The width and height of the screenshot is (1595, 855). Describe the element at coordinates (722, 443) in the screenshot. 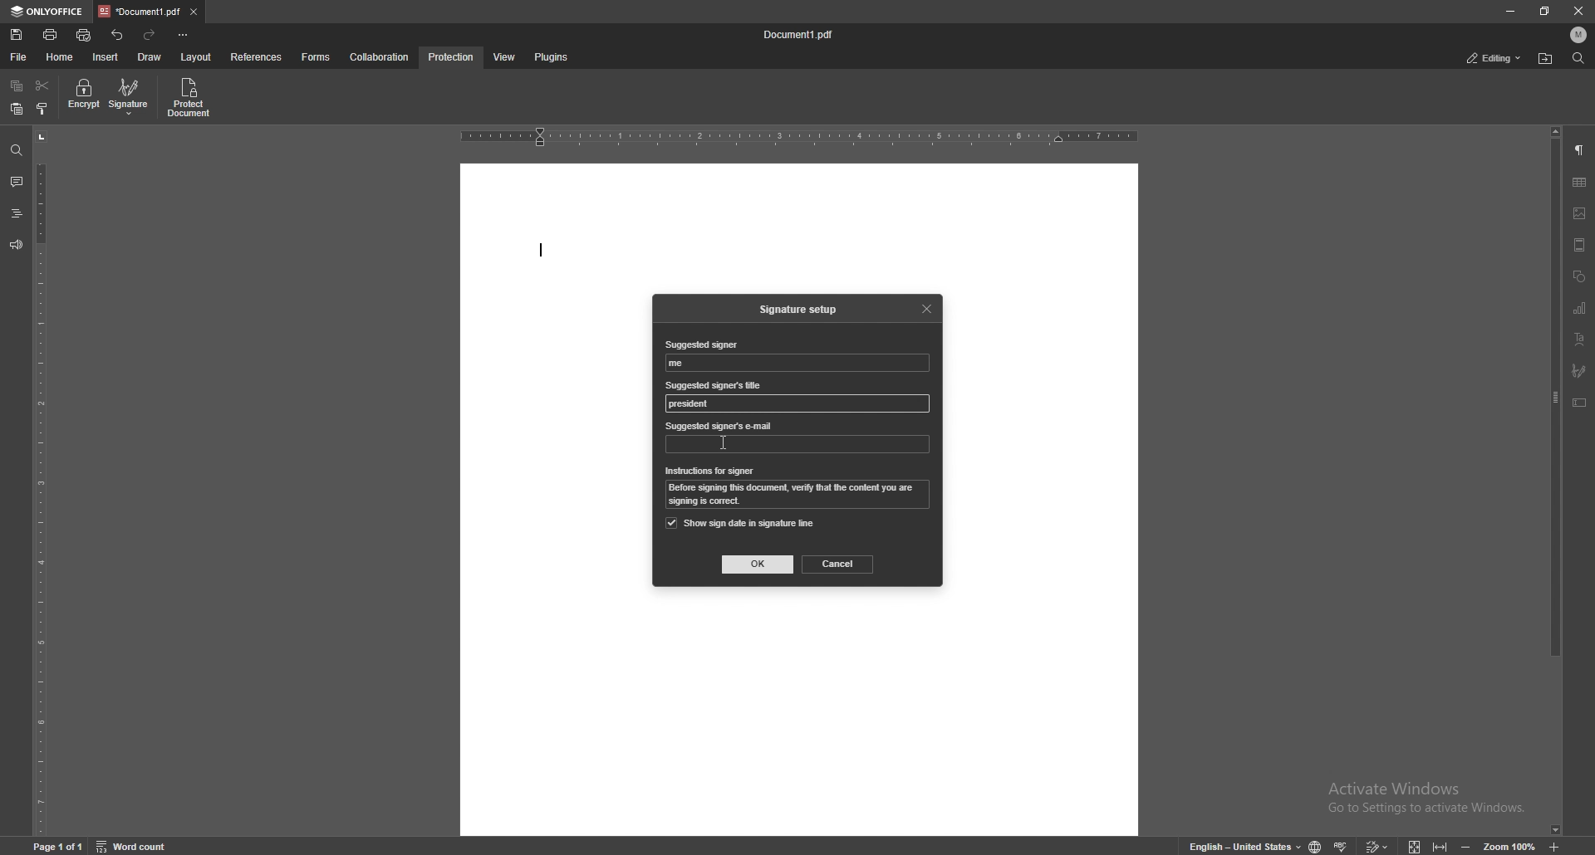

I see `cursor` at that location.